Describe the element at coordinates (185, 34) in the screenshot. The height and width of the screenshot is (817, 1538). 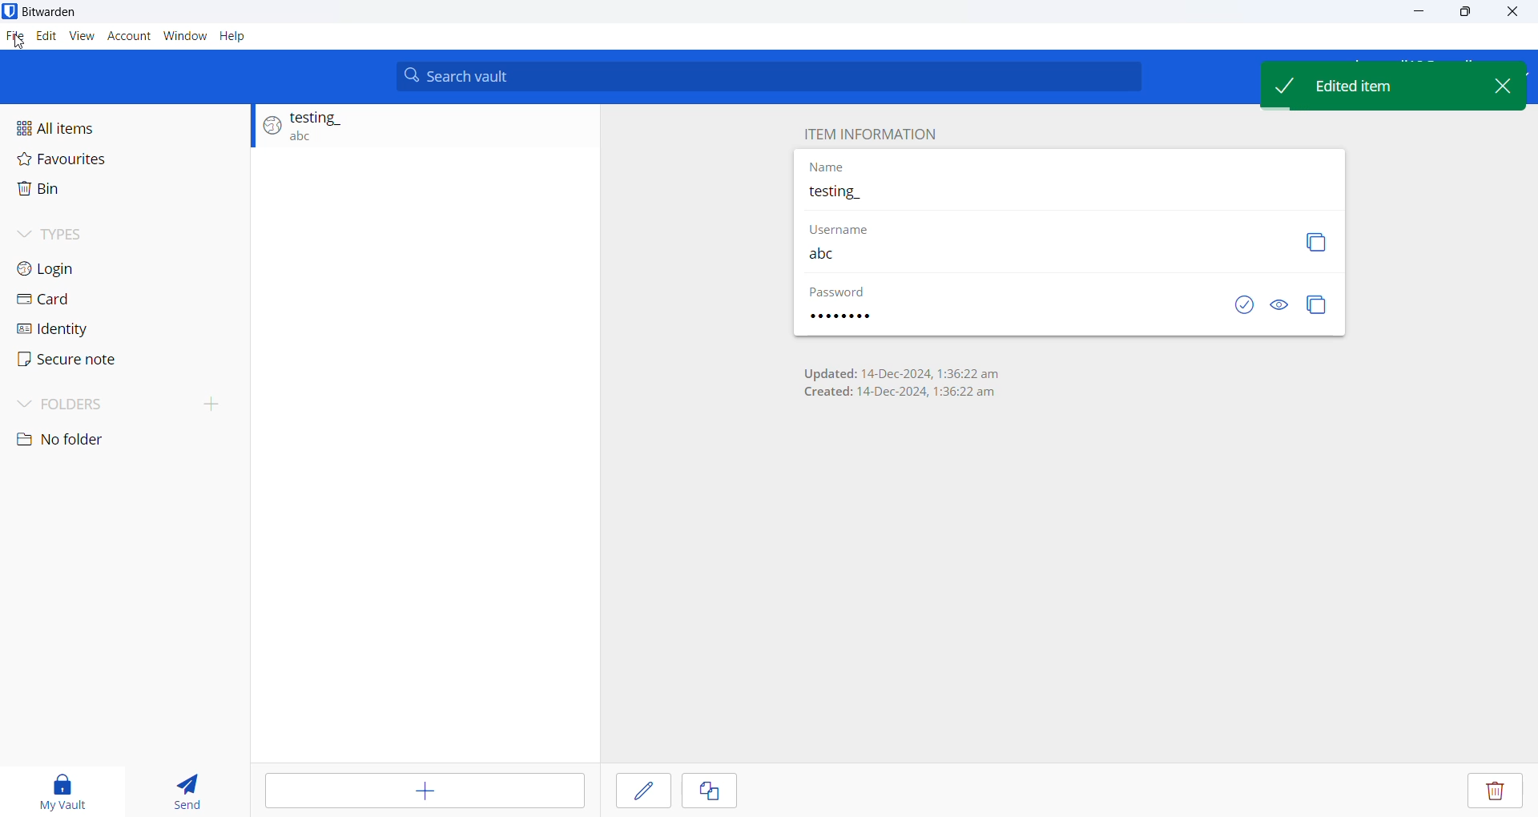
I see `Window` at that location.